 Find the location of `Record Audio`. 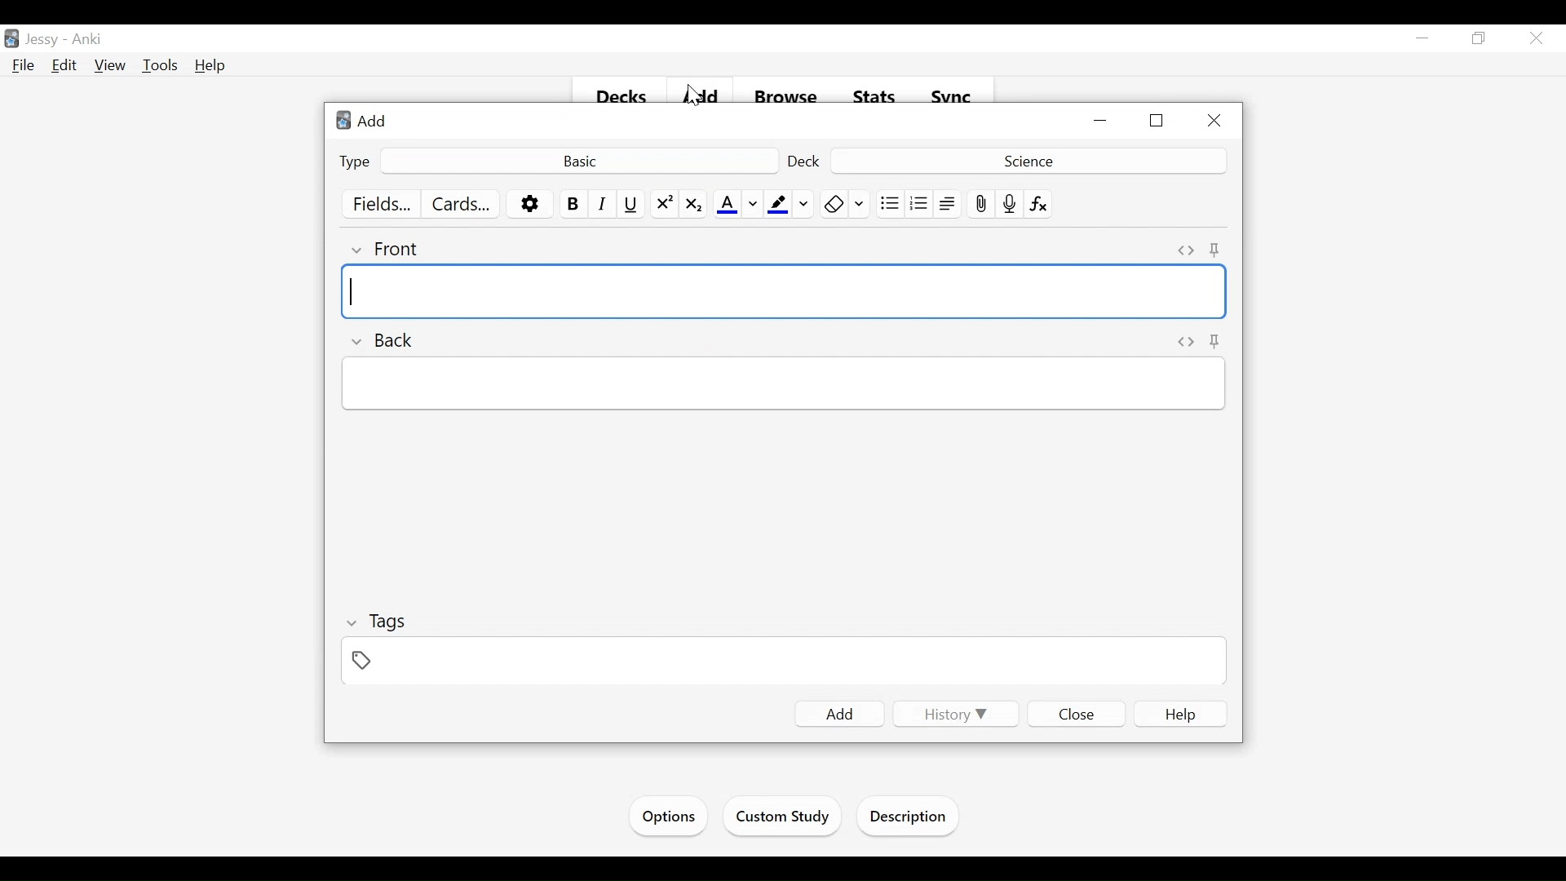

Record Audio is located at coordinates (1010, 204).